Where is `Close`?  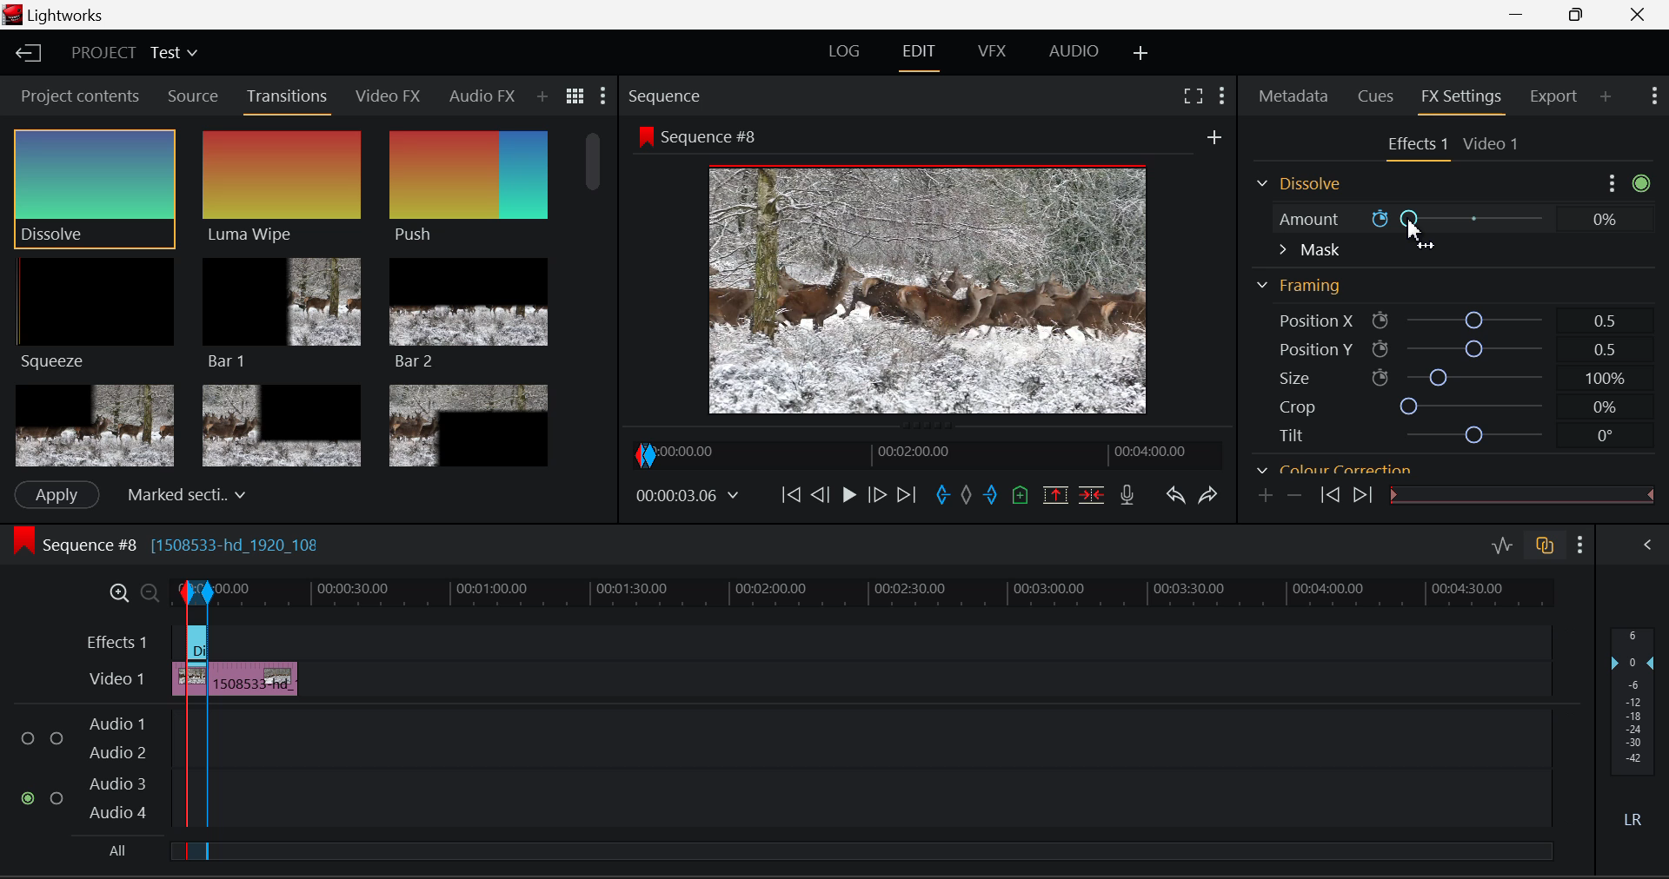
Close is located at coordinates (1639, 15).